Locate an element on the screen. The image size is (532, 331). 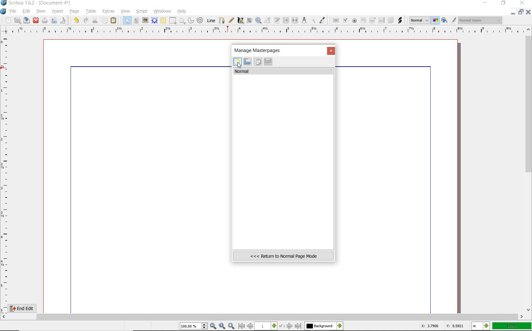
scrollbar is located at coordinates (529, 169).